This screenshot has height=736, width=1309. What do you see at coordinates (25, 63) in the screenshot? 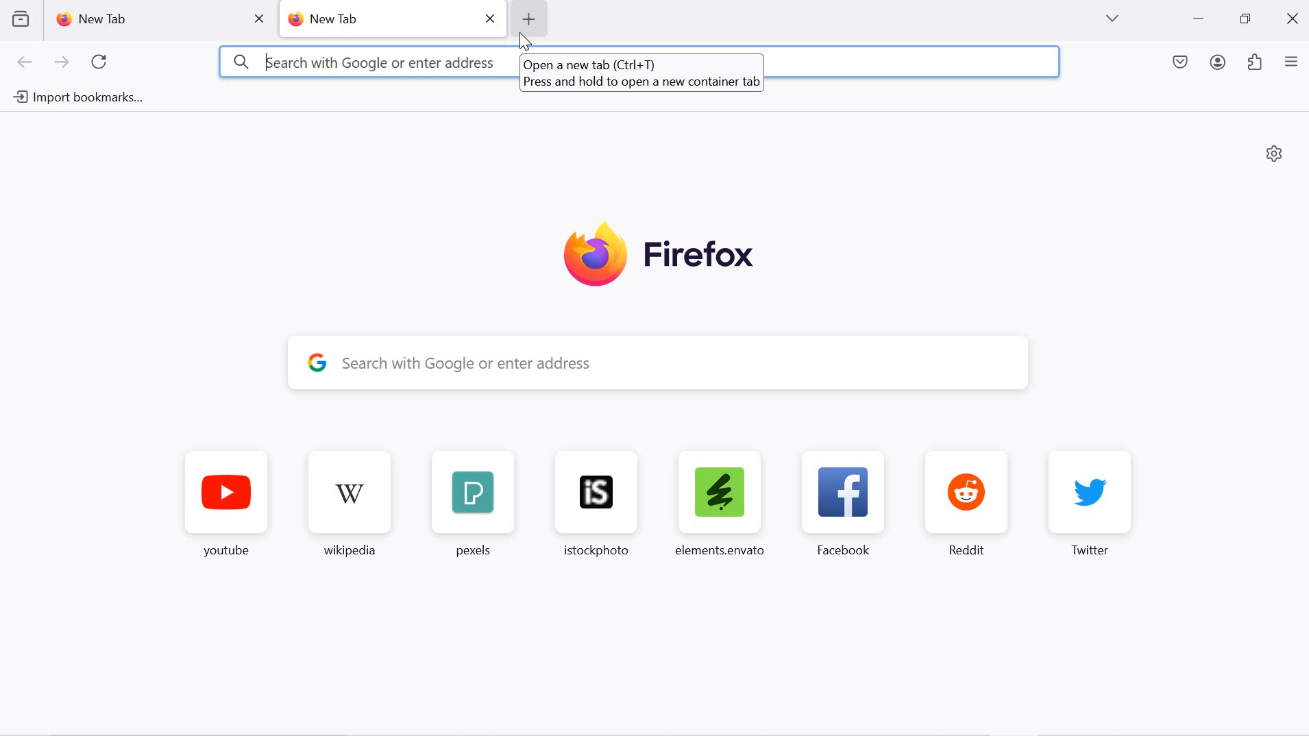
I see `go back` at bounding box center [25, 63].